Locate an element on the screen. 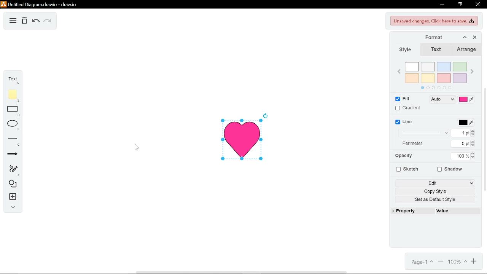  100% is located at coordinates (461, 155).